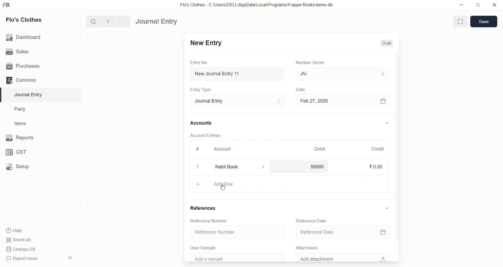 This screenshot has width=503, height=267. I want to click on GST, so click(29, 152).